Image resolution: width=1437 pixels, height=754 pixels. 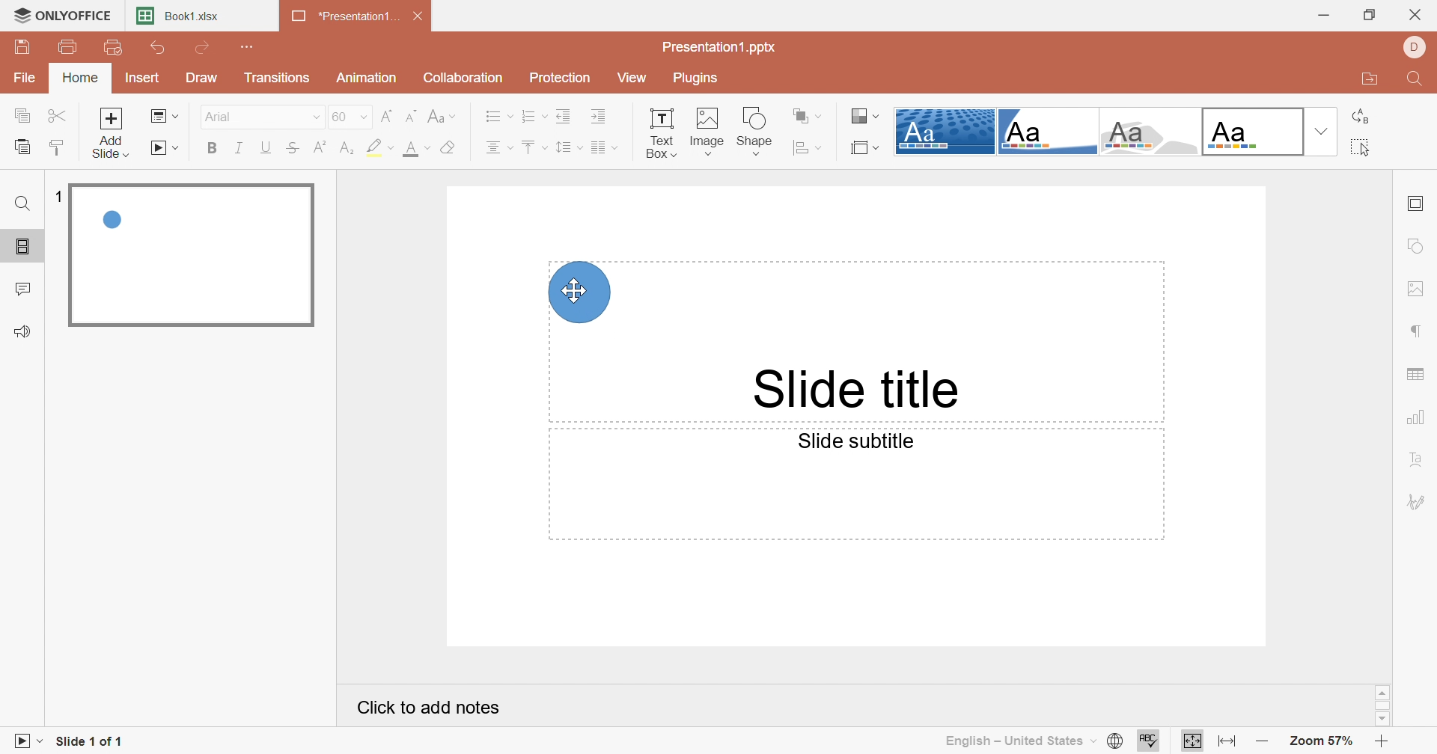 What do you see at coordinates (865, 115) in the screenshot?
I see `Change color theme` at bounding box center [865, 115].